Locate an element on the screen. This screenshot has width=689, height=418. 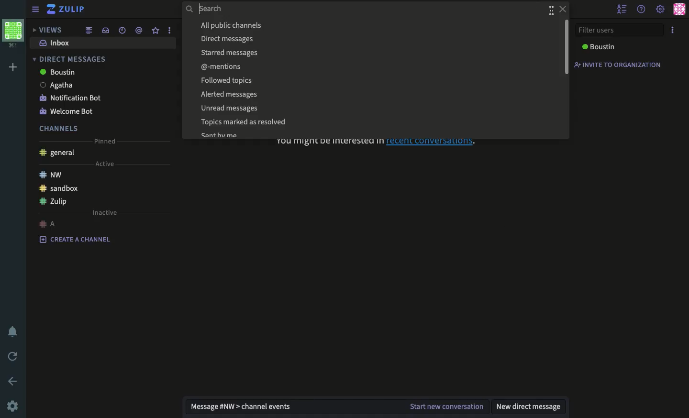
general is located at coordinates (58, 153).